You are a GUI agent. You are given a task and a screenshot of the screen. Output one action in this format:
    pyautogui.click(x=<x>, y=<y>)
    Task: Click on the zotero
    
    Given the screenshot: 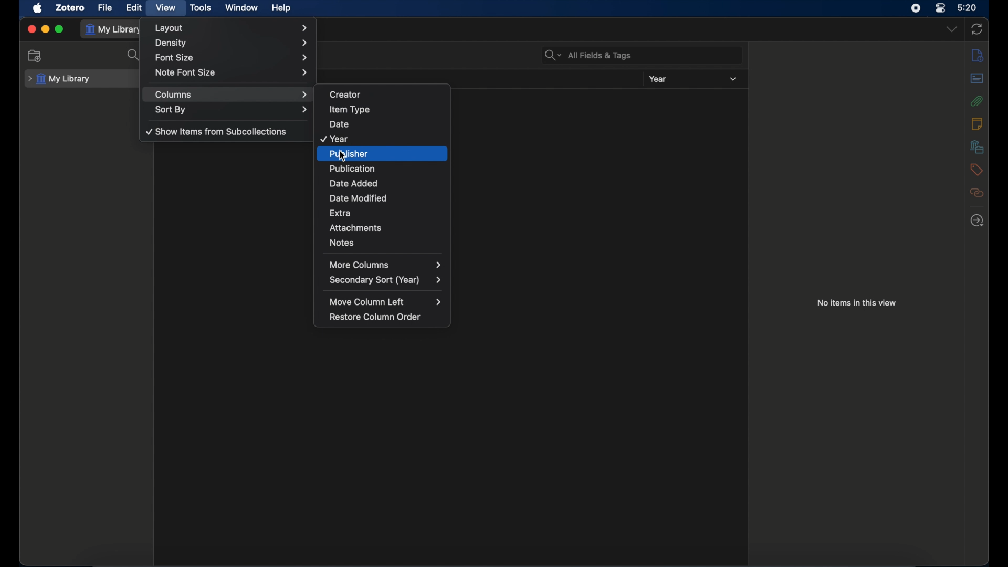 What is the action you would take?
    pyautogui.click(x=70, y=8)
    